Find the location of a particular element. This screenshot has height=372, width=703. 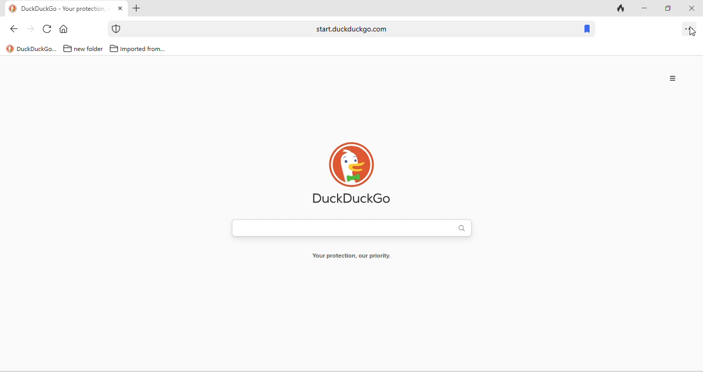

maximize is located at coordinates (666, 7).